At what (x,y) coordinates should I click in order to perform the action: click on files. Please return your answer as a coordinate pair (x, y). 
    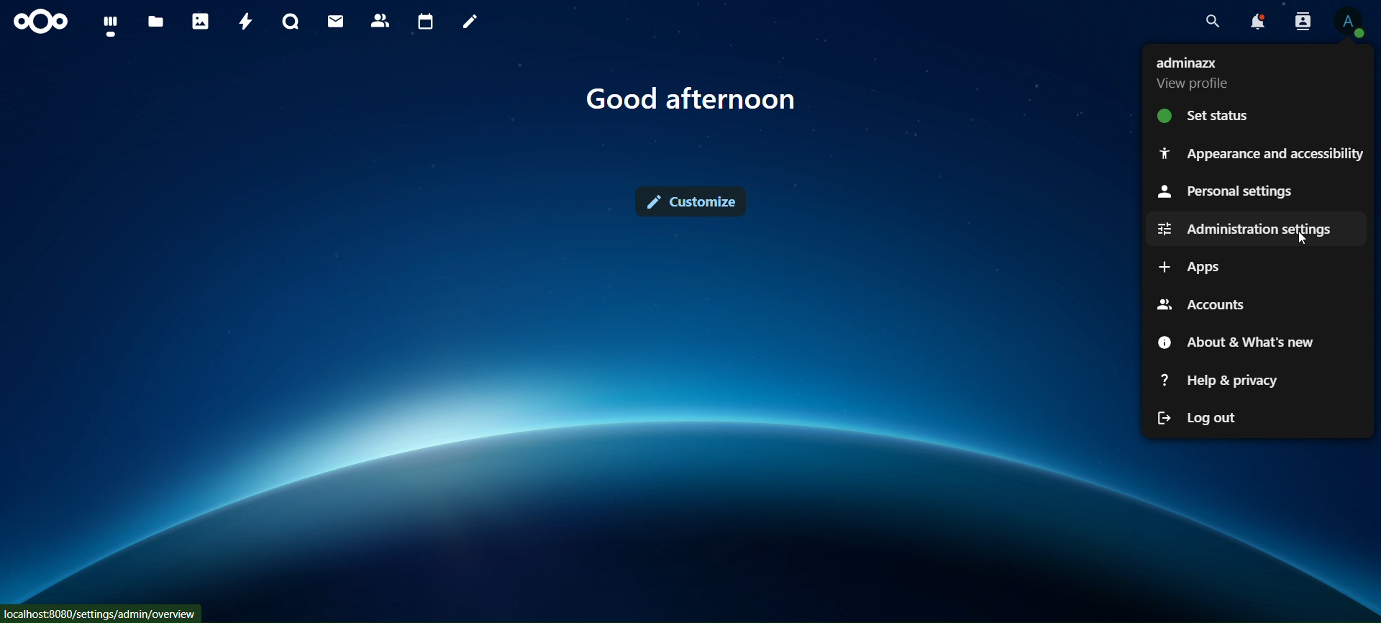
    Looking at the image, I should click on (155, 22).